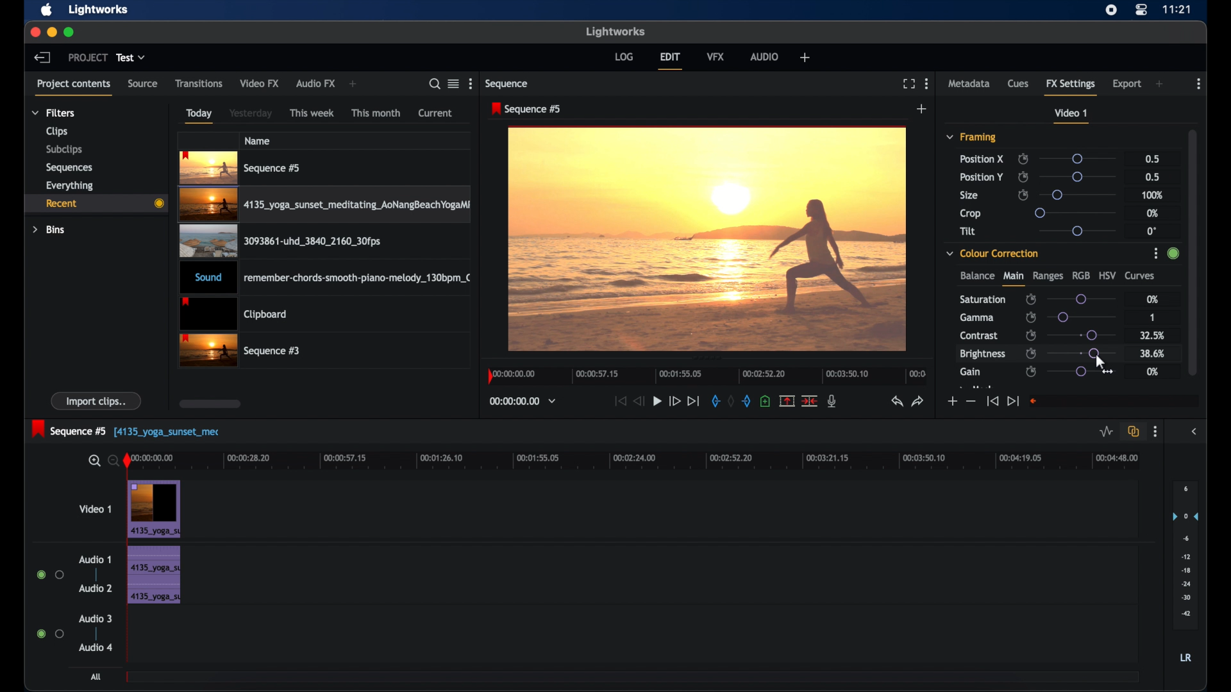  Describe the element at coordinates (100, 461) in the screenshot. I see `zoom` at that location.